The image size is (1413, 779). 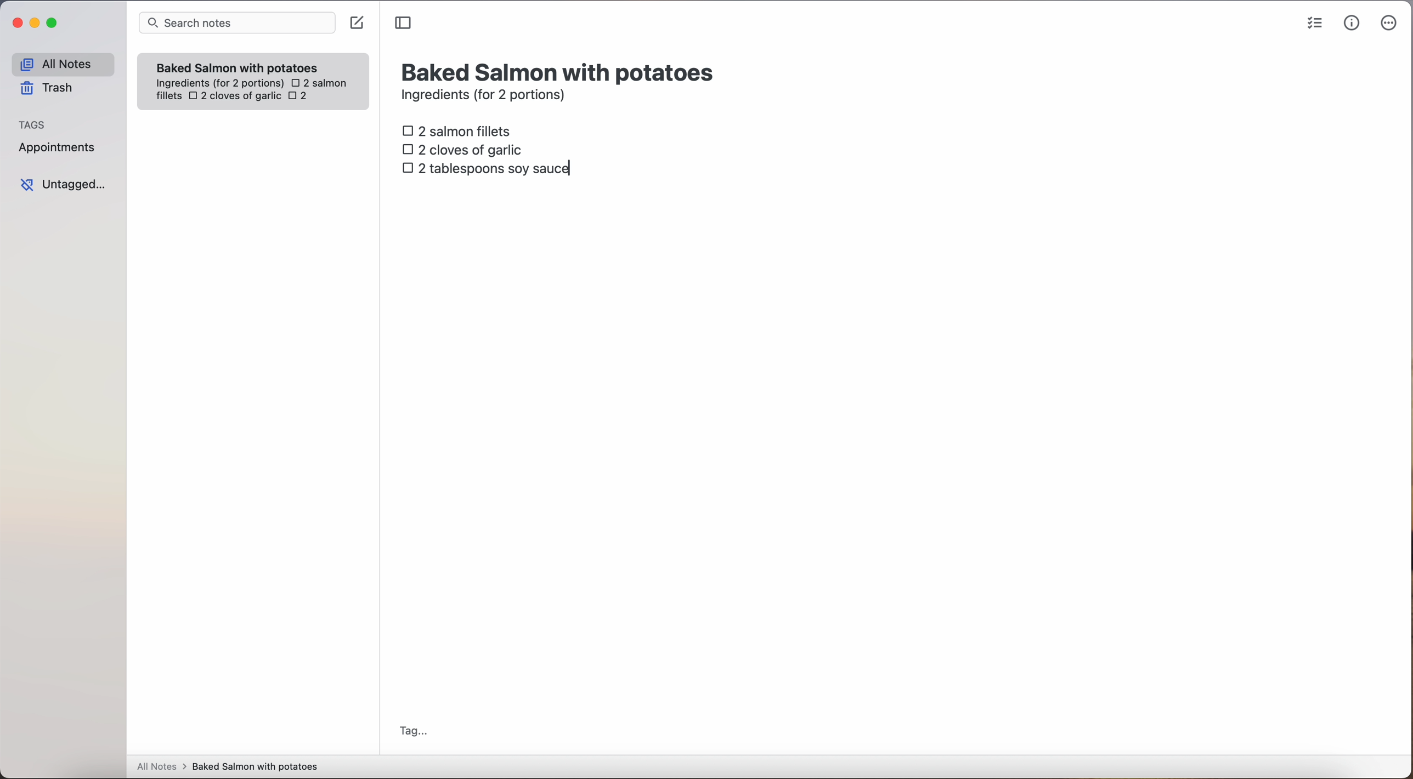 I want to click on 2 cloves of garlic, so click(x=465, y=148).